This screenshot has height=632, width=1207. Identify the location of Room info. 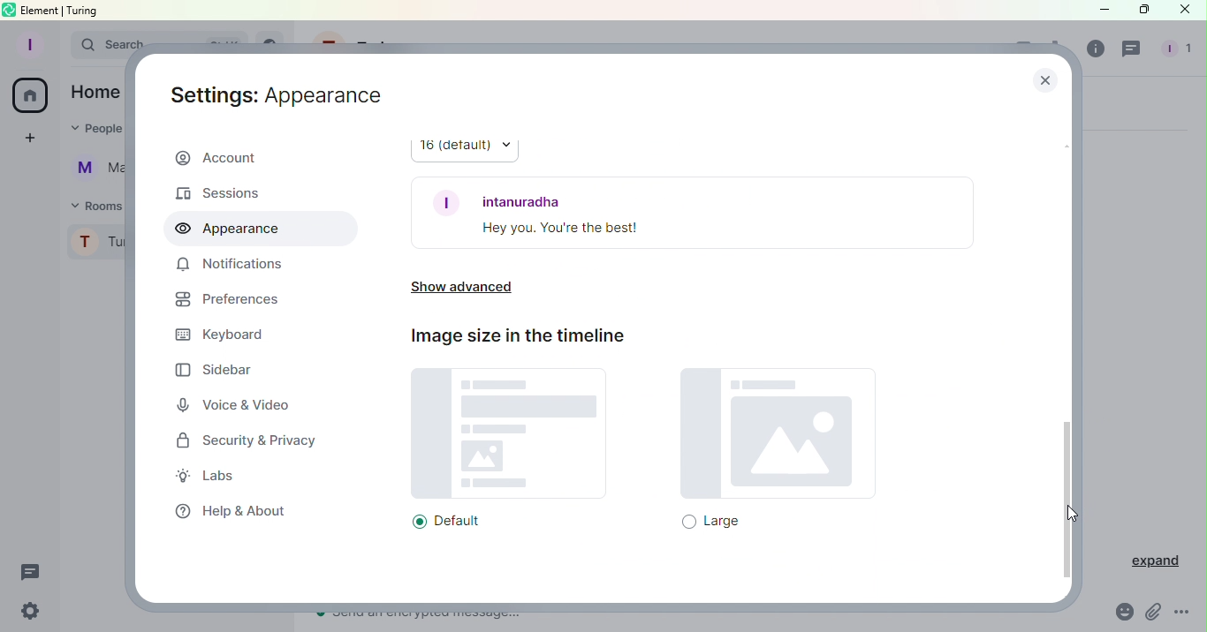
(1095, 48).